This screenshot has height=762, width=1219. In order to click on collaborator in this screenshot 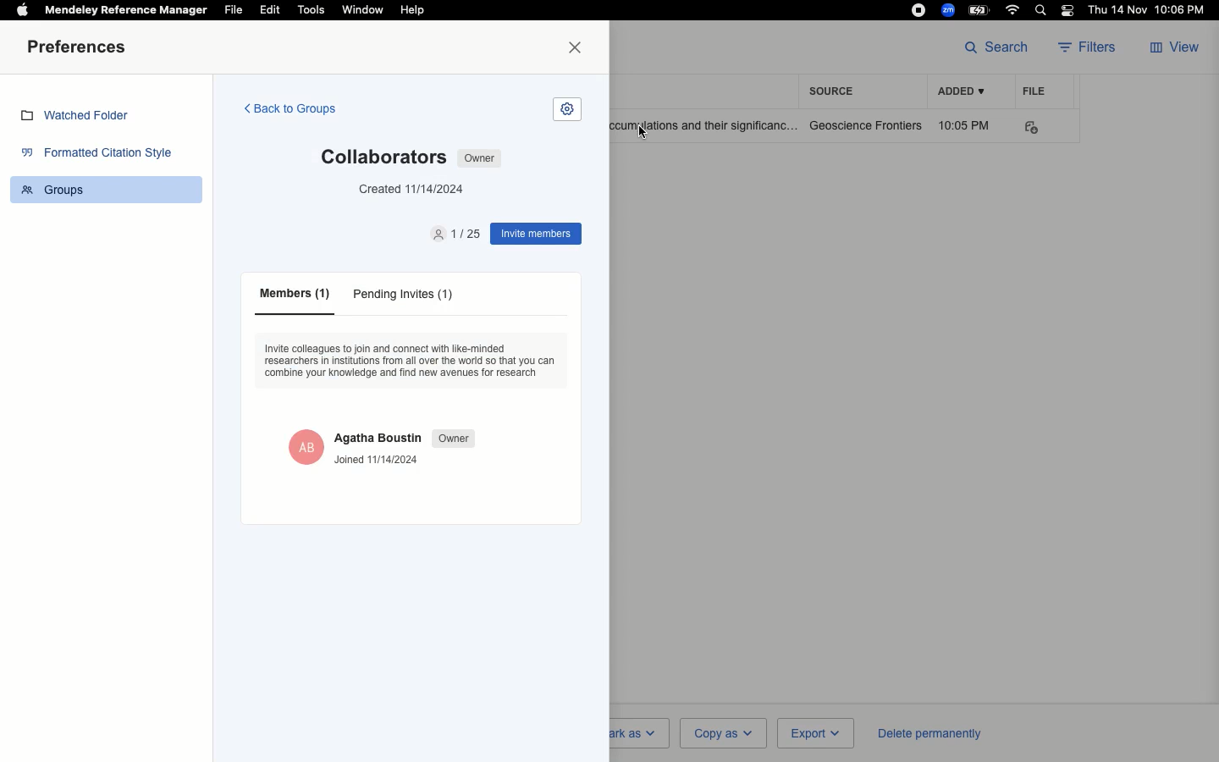, I will do `click(383, 157)`.